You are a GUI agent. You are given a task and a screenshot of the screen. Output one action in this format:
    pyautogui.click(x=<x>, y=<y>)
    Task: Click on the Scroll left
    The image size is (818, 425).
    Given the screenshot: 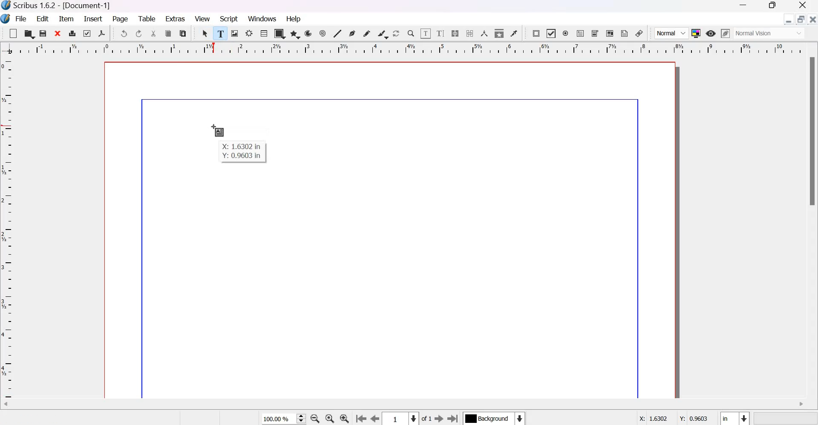 What is the action you would take?
    pyautogui.click(x=13, y=405)
    